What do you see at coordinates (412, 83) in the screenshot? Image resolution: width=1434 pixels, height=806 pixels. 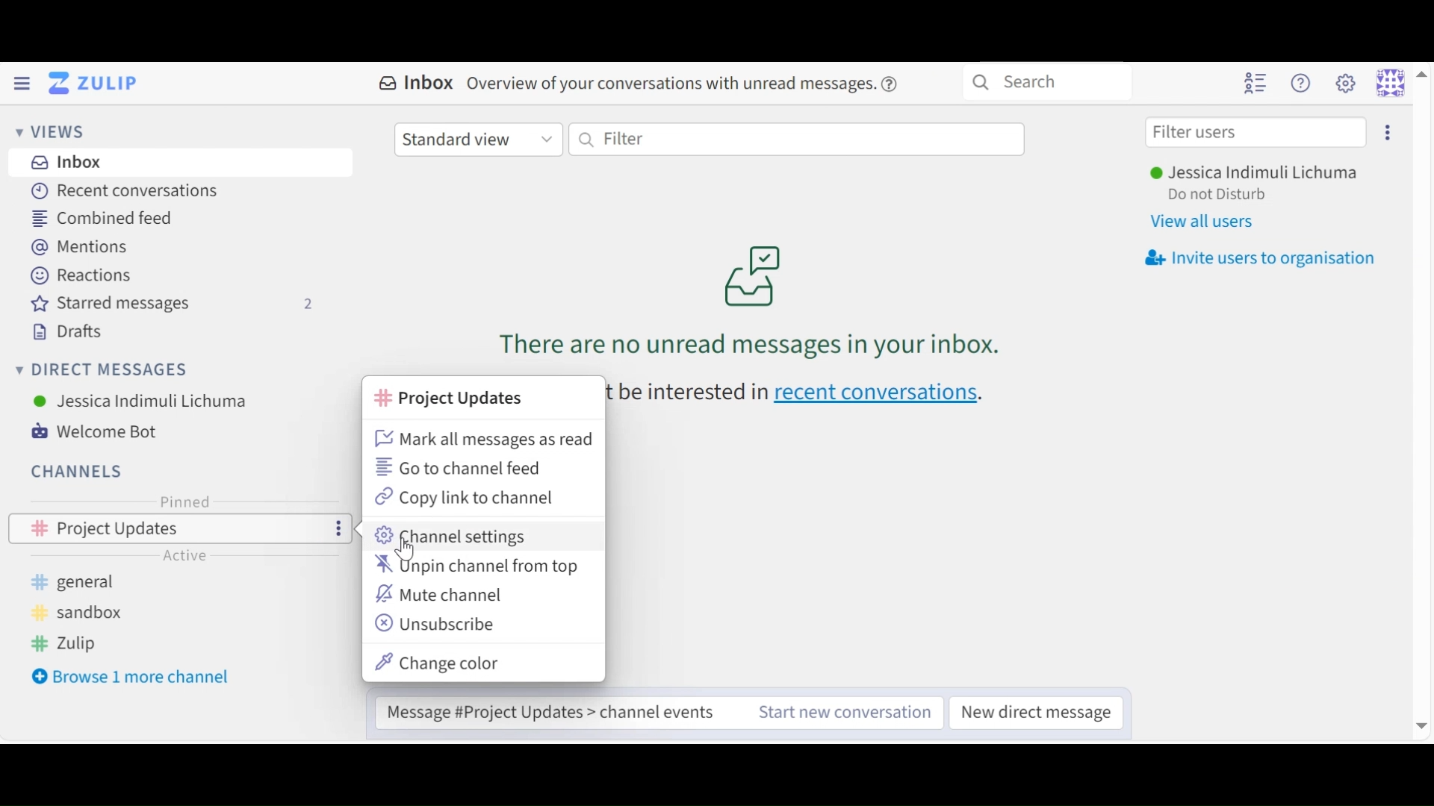 I see `Inbox` at bounding box center [412, 83].